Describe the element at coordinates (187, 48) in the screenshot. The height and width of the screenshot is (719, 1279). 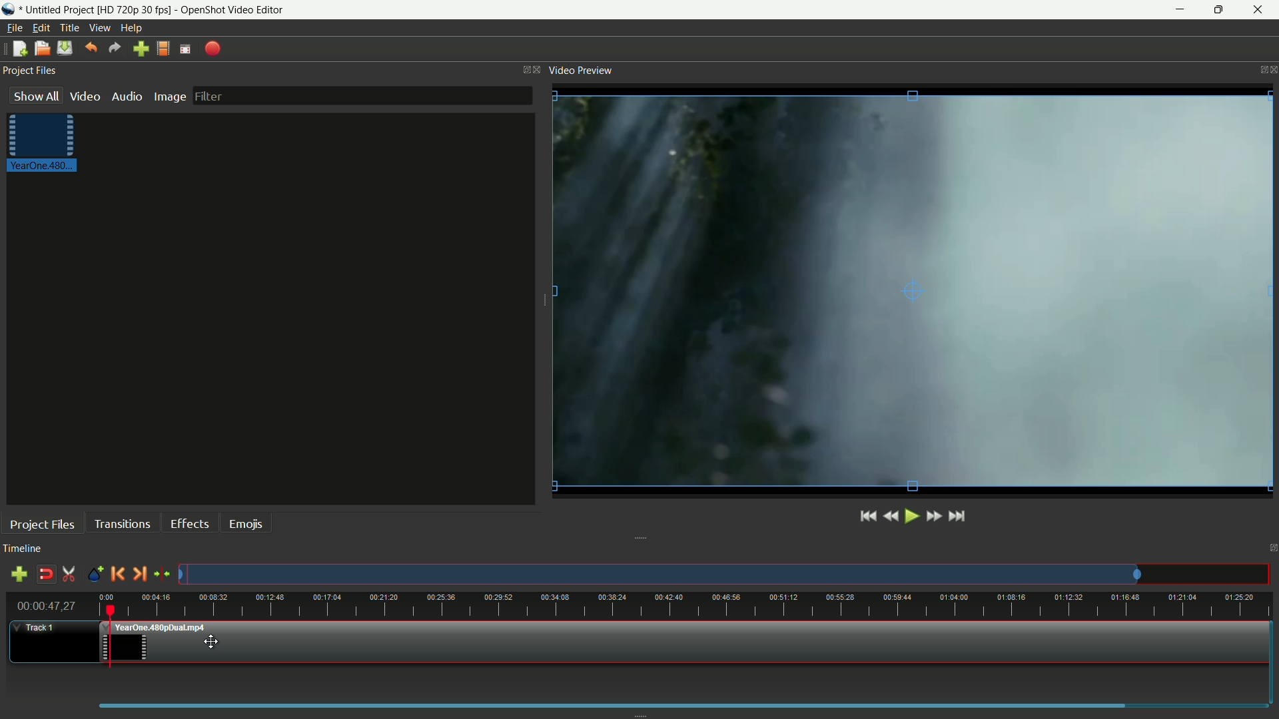
I see `full screen` at that location.